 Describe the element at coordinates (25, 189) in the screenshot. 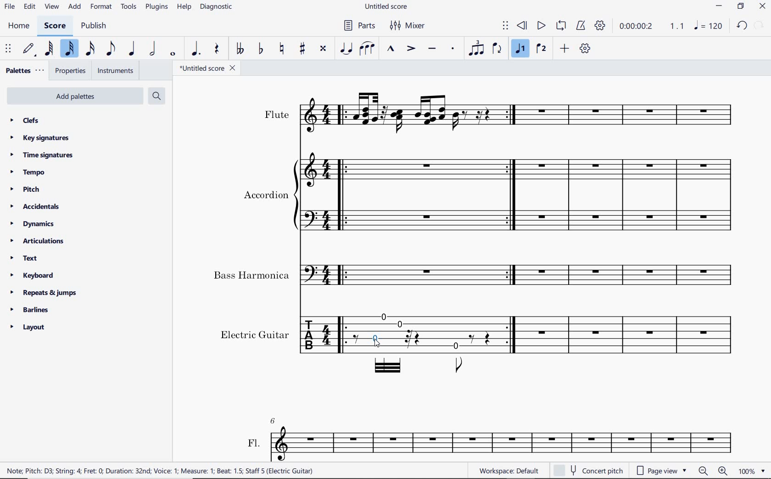

I see `pitch` at that location.